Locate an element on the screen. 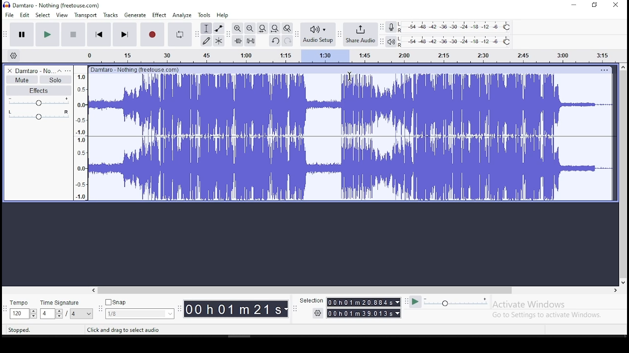 The width and height of the screenshot is (629, 353). pan is located at coordinates (39, 115).